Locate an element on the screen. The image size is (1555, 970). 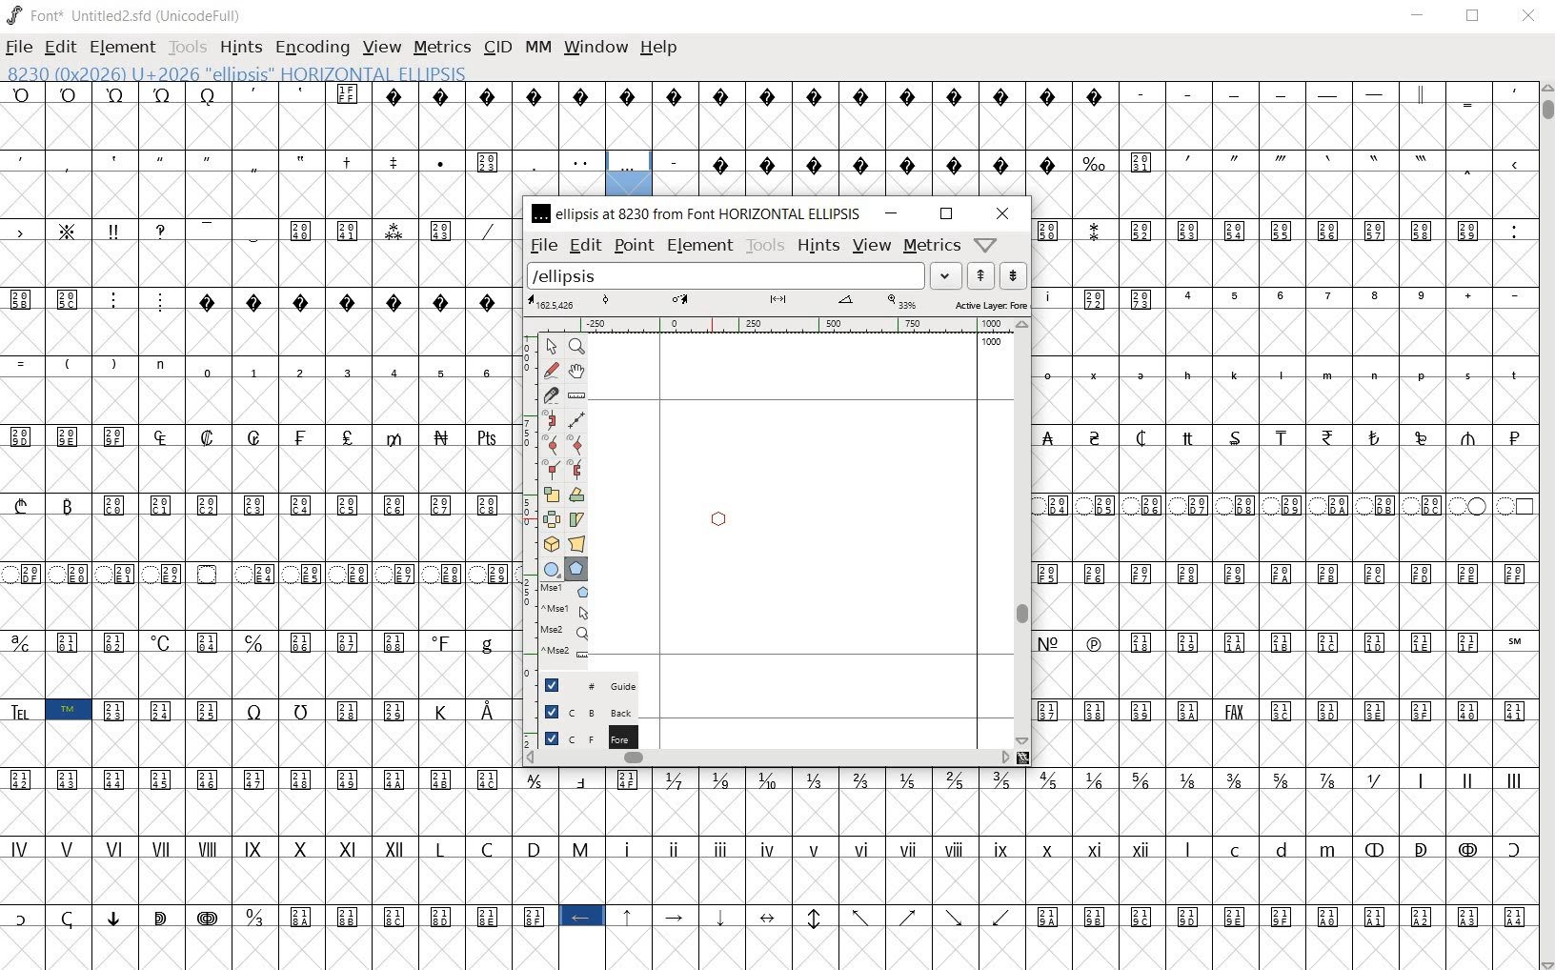
active layer: FOREGROUND is located at coordinates (779, 303).